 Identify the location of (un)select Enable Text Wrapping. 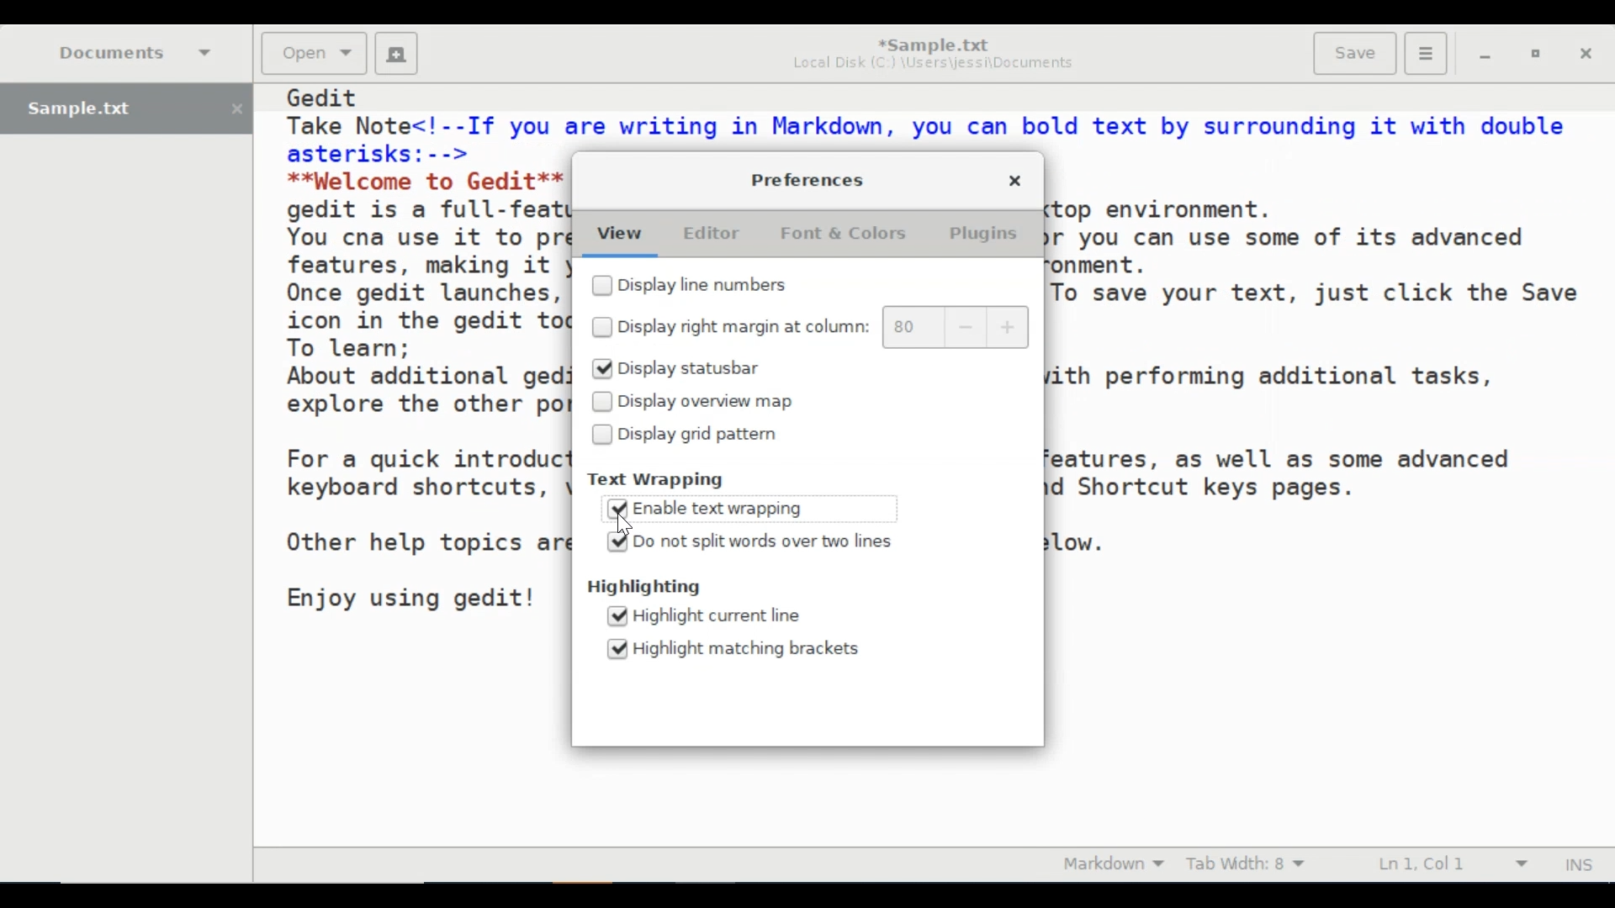
(712, 510).